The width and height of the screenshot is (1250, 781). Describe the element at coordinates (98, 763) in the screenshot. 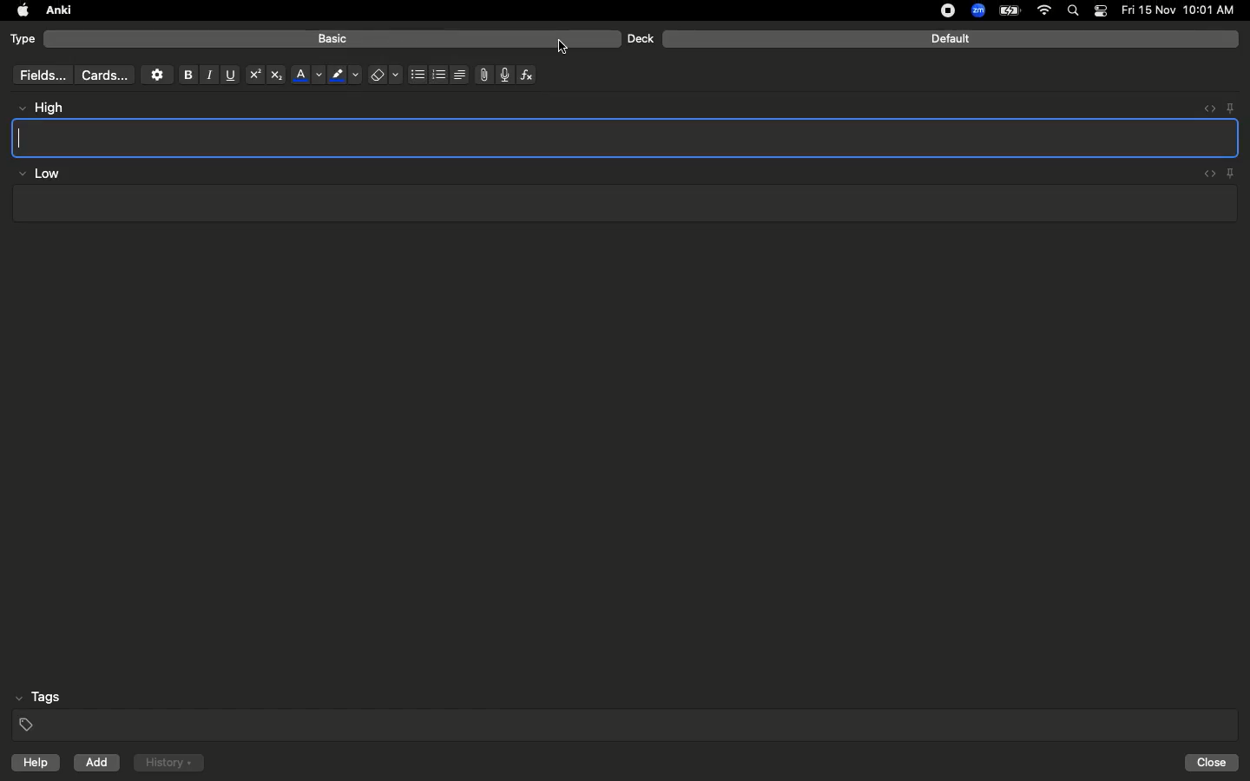

I see `Add` at that location.